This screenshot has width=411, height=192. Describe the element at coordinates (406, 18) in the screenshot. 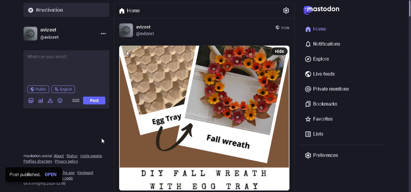

I see `Scroll` at that location.